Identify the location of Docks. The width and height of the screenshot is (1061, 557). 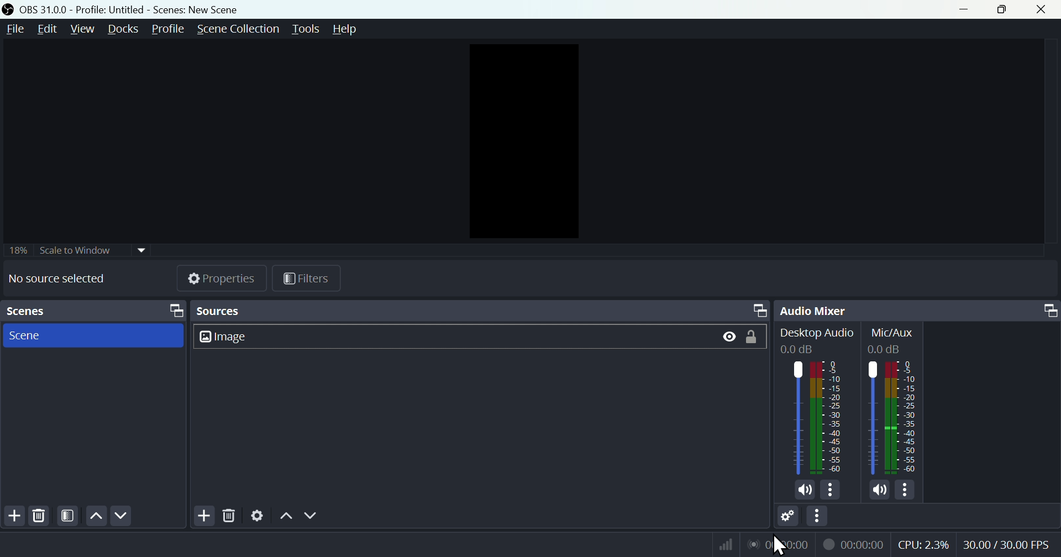
(121, 30).